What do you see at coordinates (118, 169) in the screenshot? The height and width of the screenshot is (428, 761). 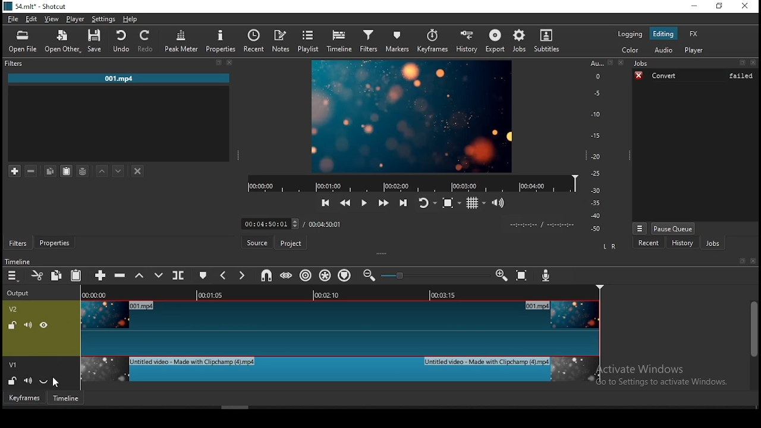 I see `move filter down` at bounding box center [118, 169].